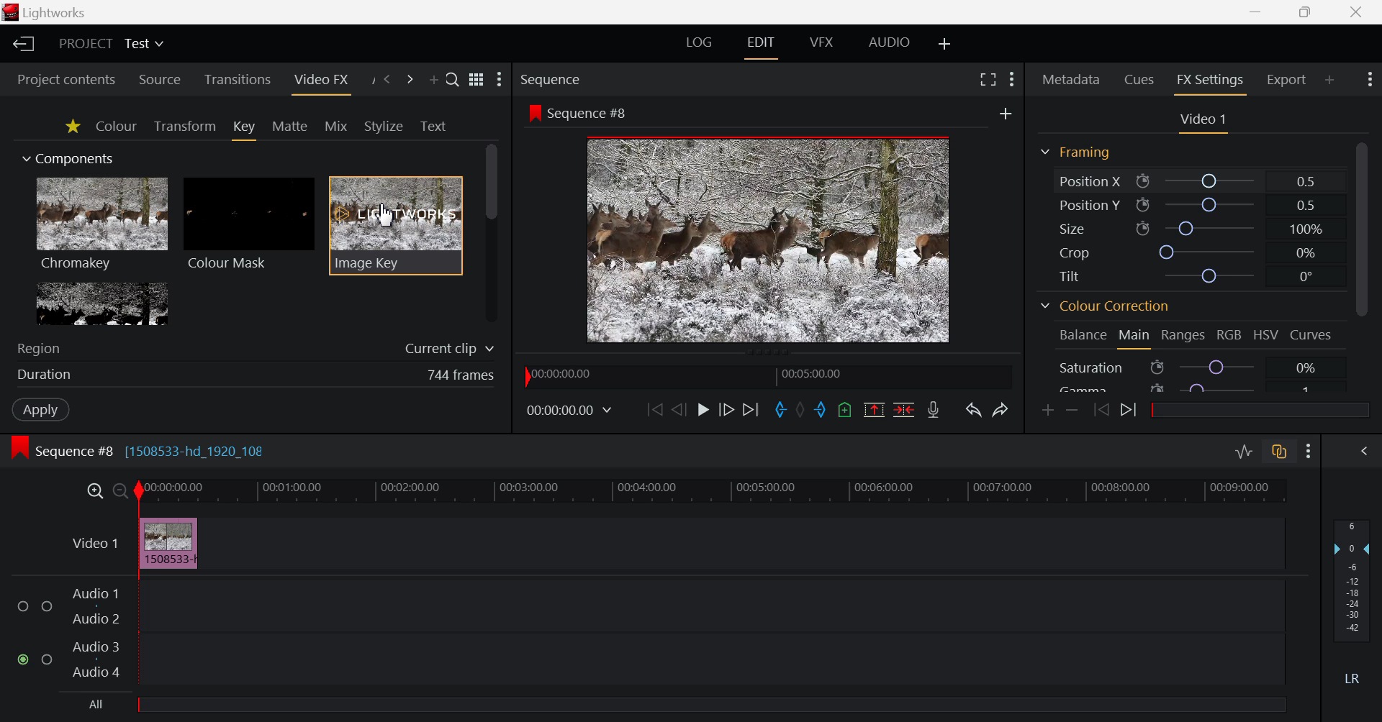 The height and width of the screenshot is (722, 1382). I want to click on Current clip , so click(449, 349).